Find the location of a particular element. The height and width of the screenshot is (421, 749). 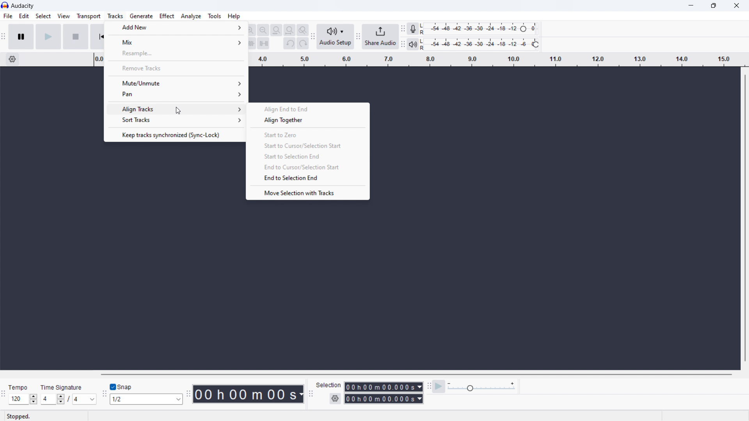

zoom out is located at coordinates (263, 30).